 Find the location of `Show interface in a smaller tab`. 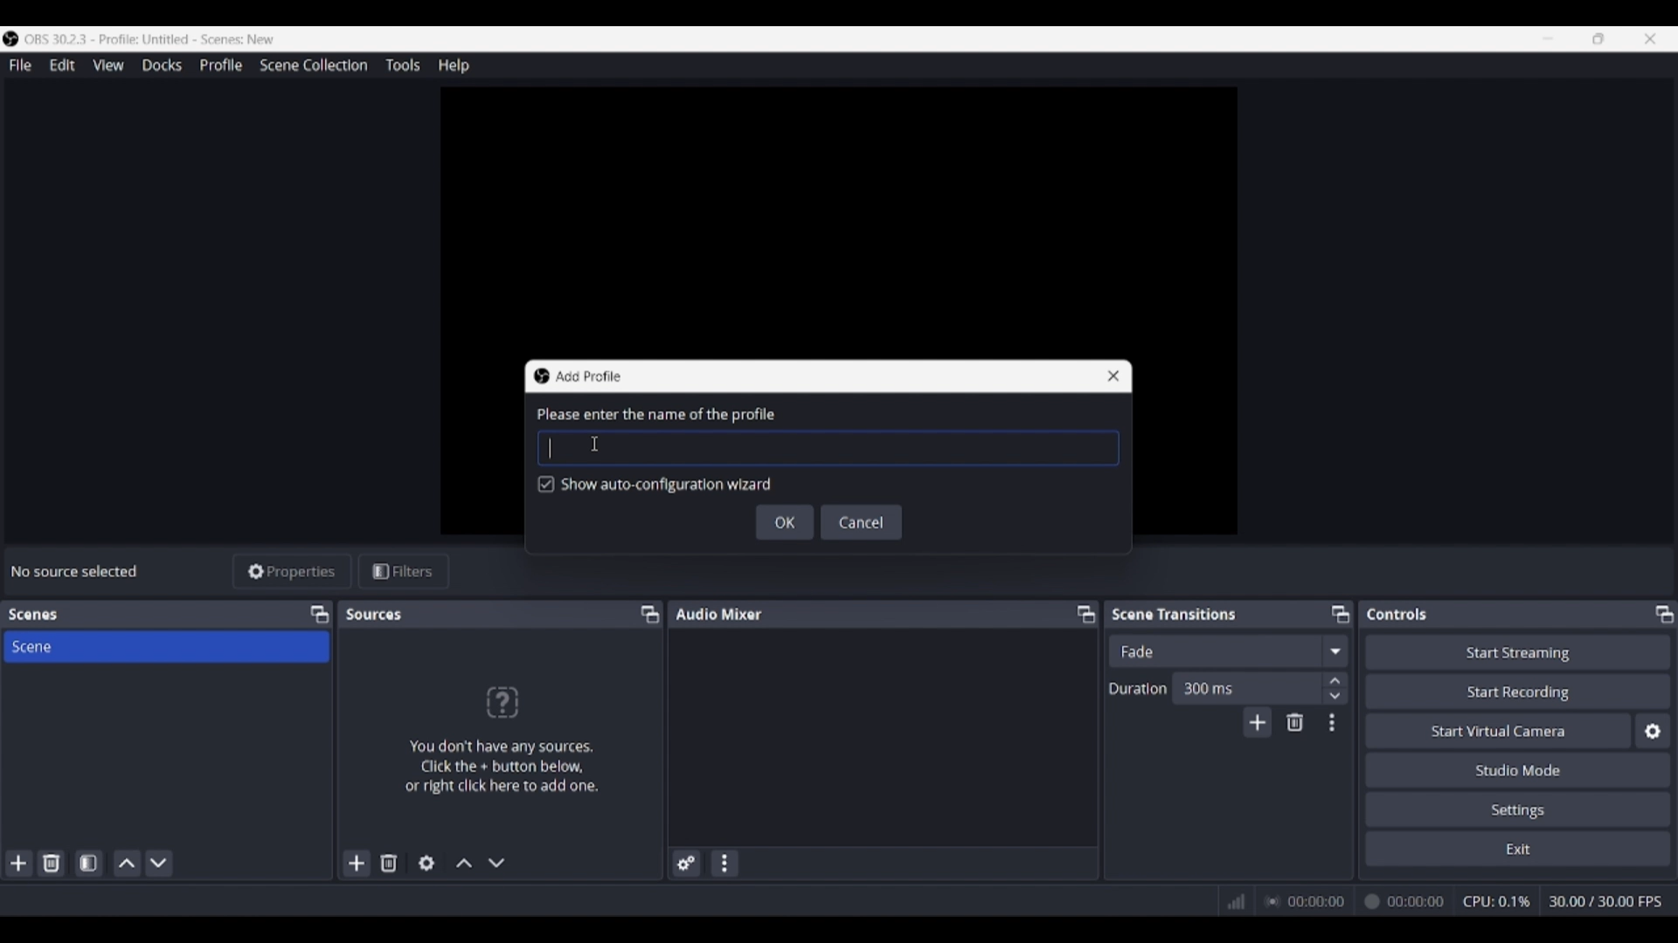

Show interface in a smaller tab is located at coordinates (1598, 38).